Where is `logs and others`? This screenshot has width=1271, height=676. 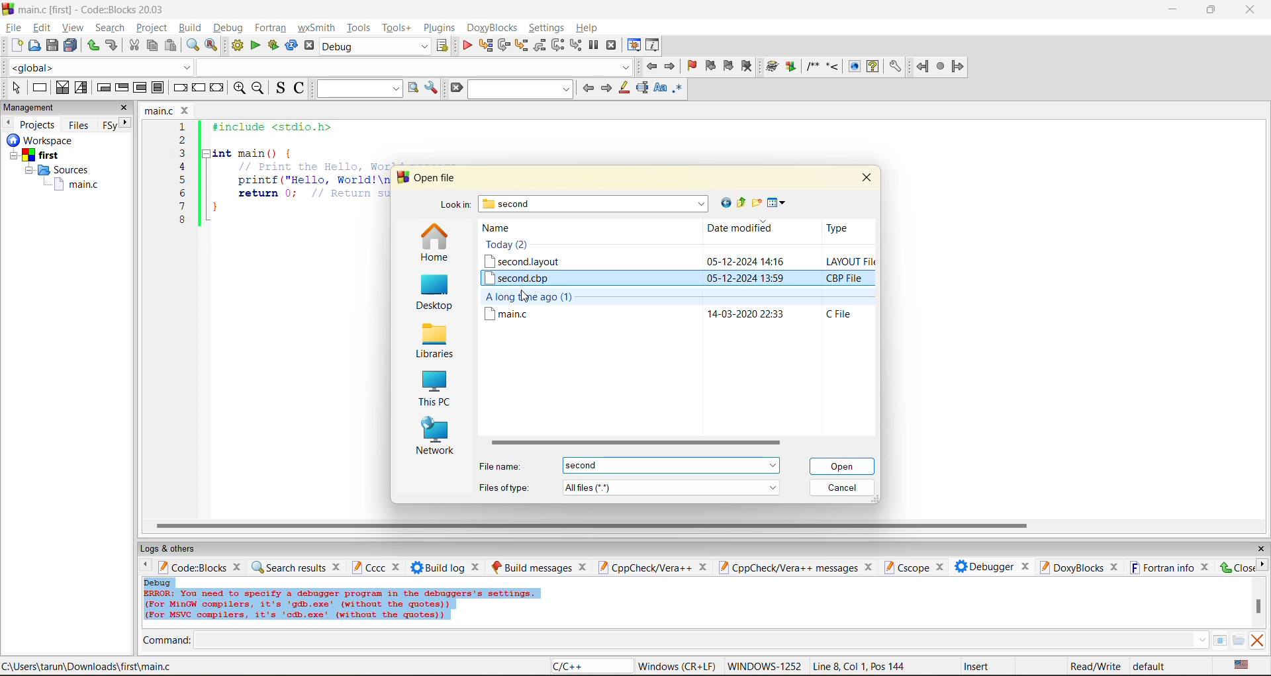
logs and others is located at coordinates (177, 548).